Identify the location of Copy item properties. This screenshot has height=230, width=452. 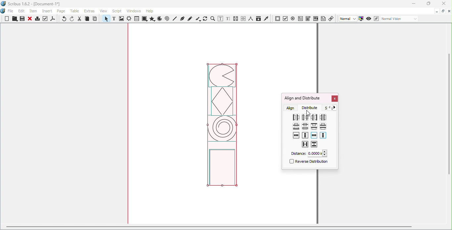
(258, 19).